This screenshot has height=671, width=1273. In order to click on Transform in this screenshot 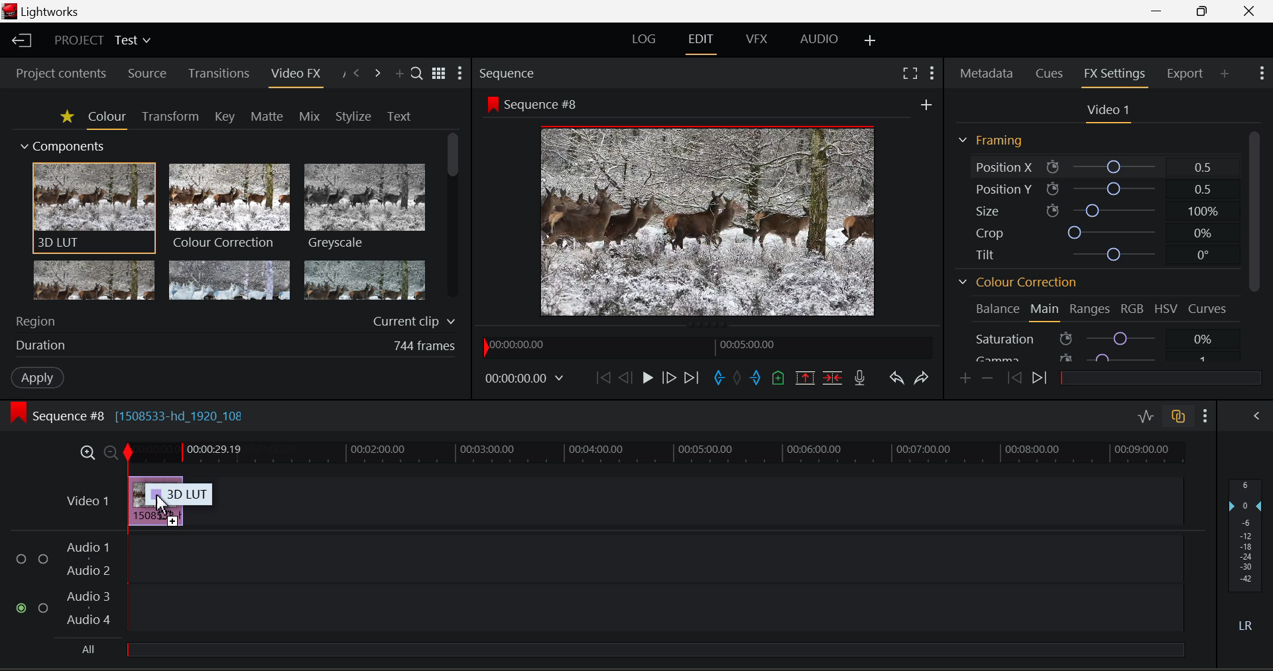, I will do `click(168, 117)`.